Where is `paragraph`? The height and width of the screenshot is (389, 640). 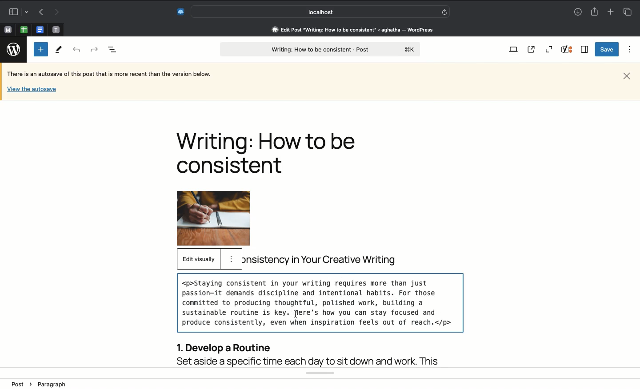 paragraph is located at coordinates (56, 383).